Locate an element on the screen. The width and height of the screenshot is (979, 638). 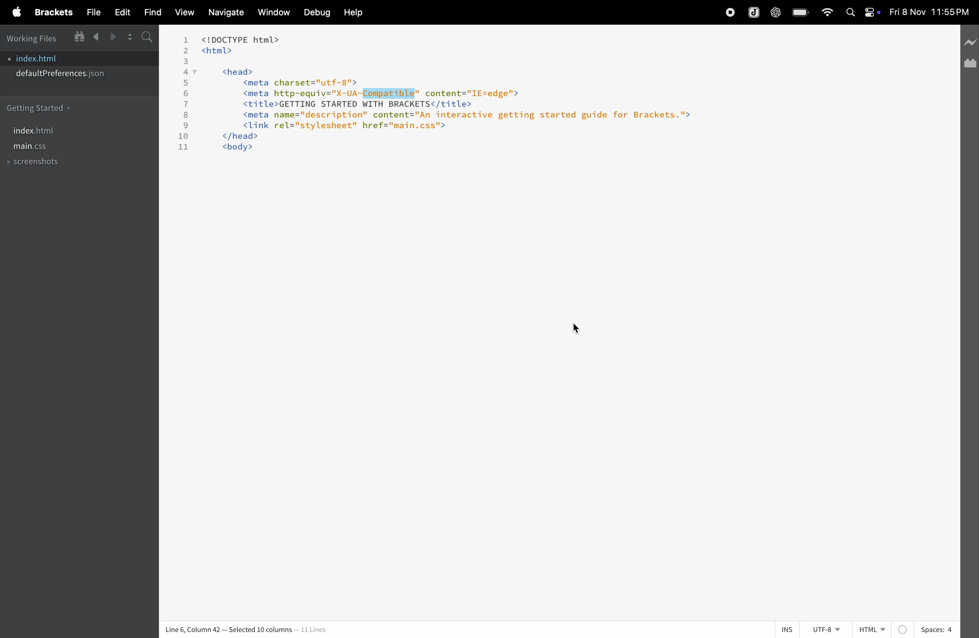
1 <!DOCTYPE html>

2 <html>

3

4 <head>

5 <meta charset="utf-8">

6 <meta http-equiv="X-UA-Compatible" content="IE=edge">
I <tit1le>GETTING STARTED WITH BRACKETS</title>

8 <meta name="description" content="An interactive getting started guide for Brackets.">
9 <link rel="stylesheet" href="main.css">

10 </head>

11 <body> is located at coordinates (459, 100).